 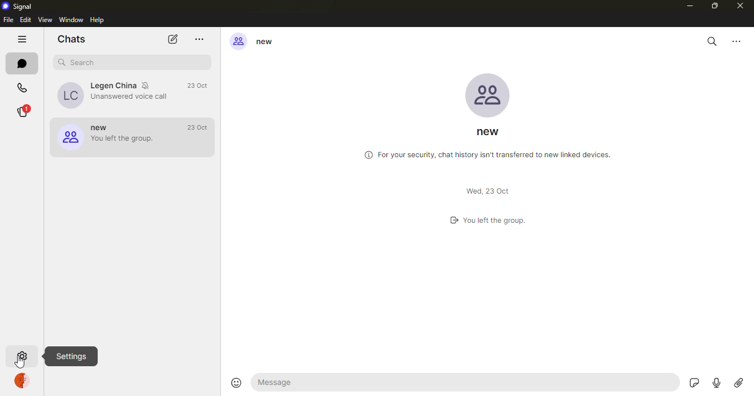 I want to click on more, so click(x=198, y=38).